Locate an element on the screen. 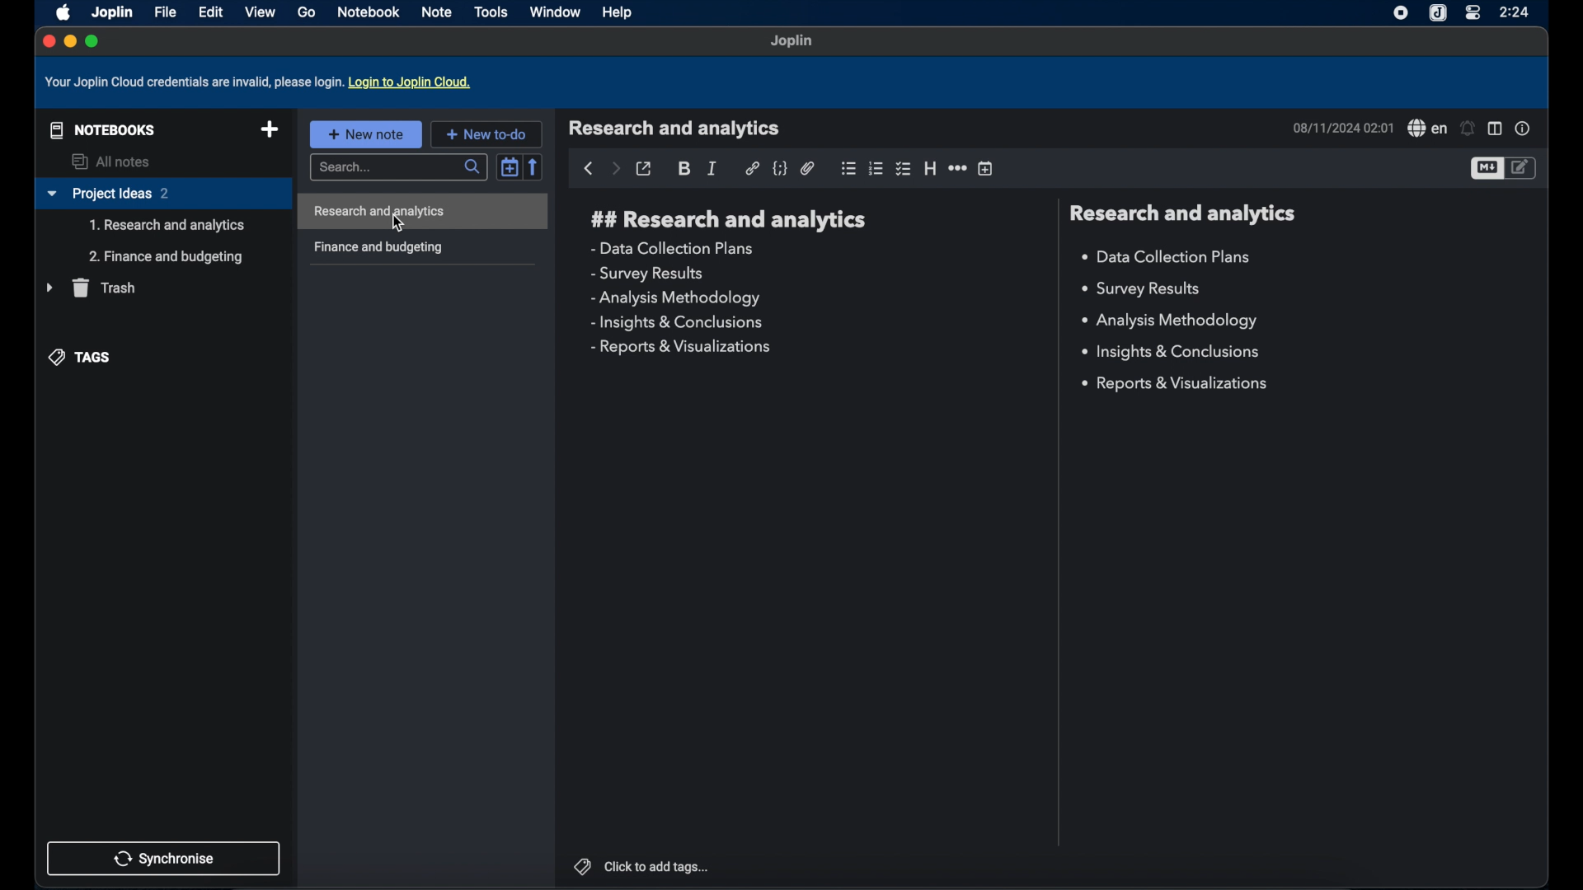 The height and width of the screenshot is (890, 1583). checkbox is located at coordinates (904, 168).